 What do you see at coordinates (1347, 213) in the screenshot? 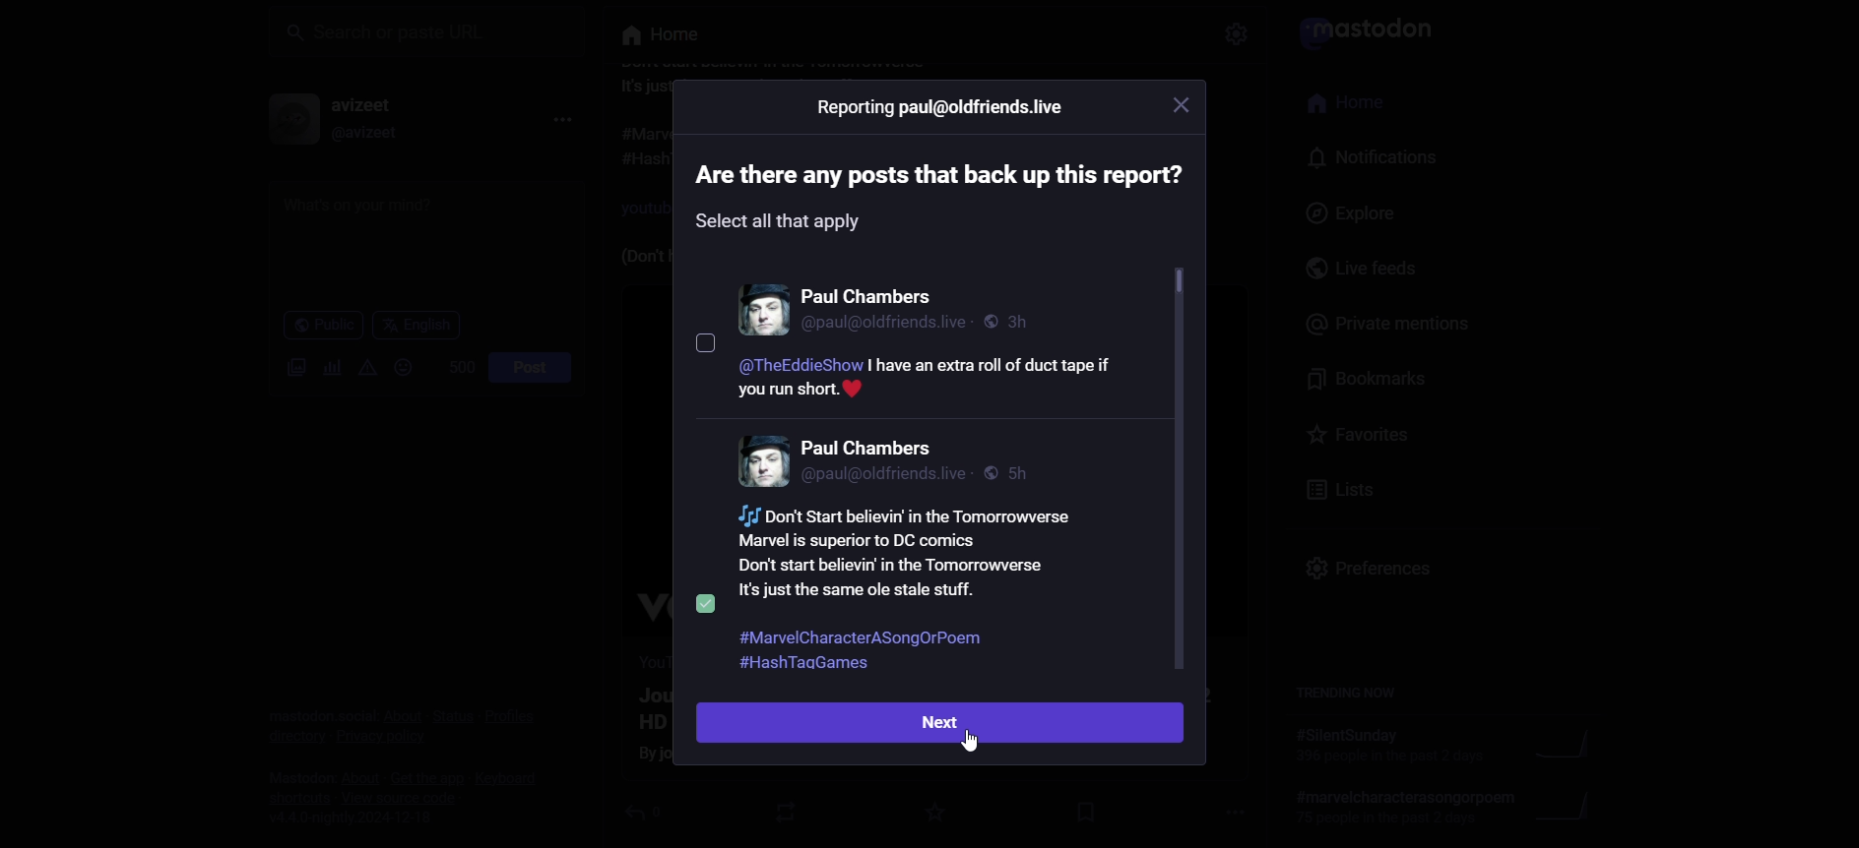
I see `explore` at bounding box center [1347, 213].